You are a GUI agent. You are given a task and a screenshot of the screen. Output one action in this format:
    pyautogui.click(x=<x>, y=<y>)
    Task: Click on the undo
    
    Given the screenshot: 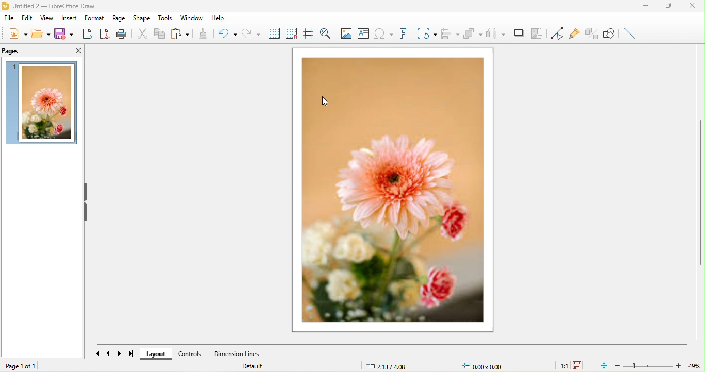 What is the action you would take?
    pyautogui.click(x=225, y=33)
    